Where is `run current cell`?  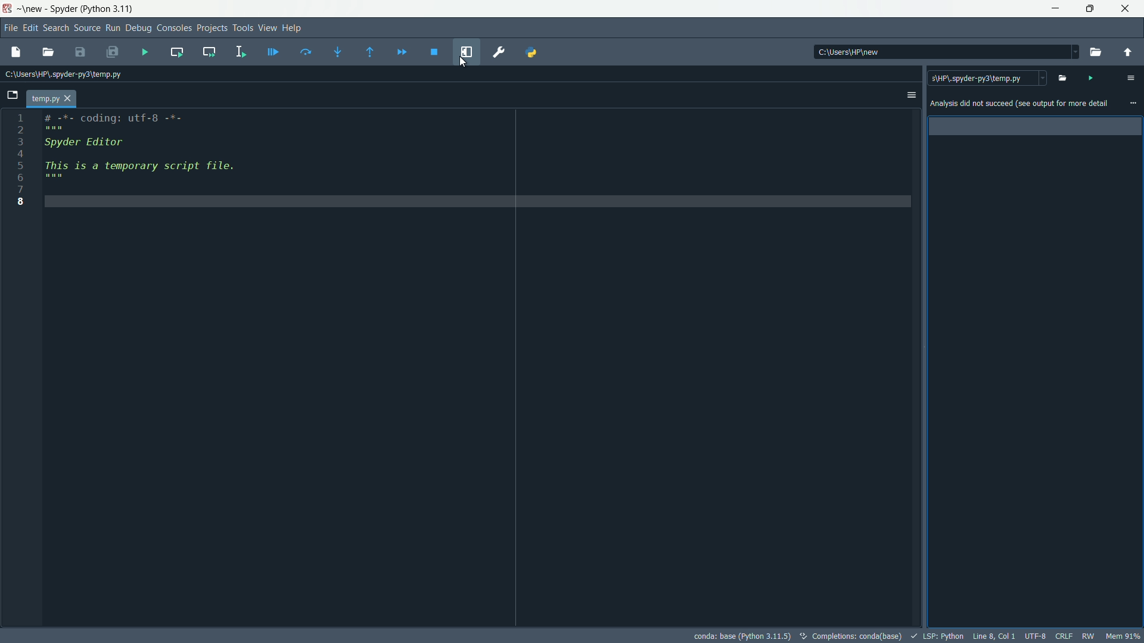 run current cell is located at coordinates (176, 51).